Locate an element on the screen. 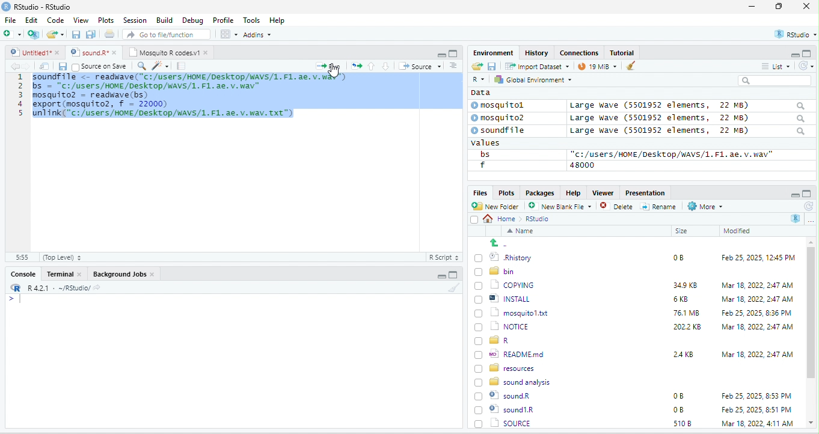  select is located at coordinates (476, 222).